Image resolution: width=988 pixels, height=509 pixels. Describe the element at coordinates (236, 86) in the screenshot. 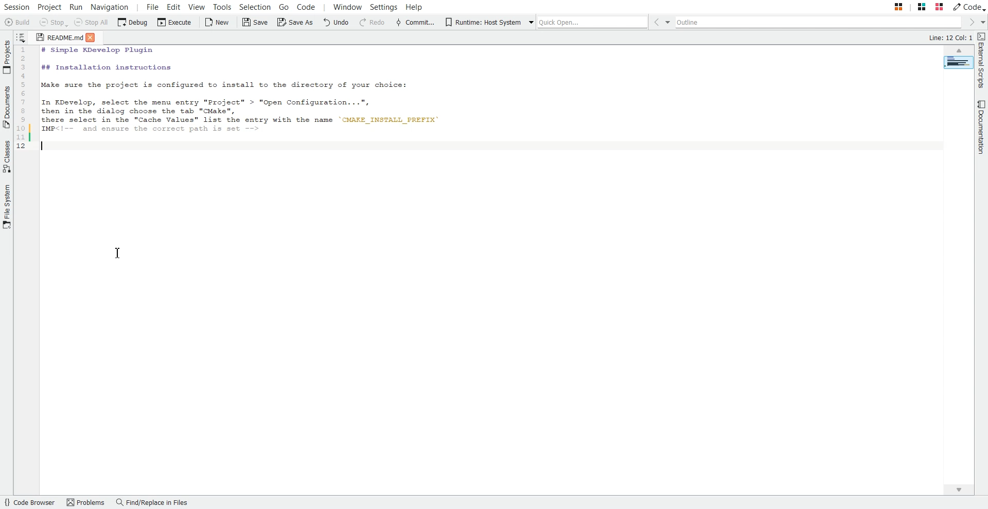

I see `Make sure the project is configured to install to the directory of your choice:` at that location.